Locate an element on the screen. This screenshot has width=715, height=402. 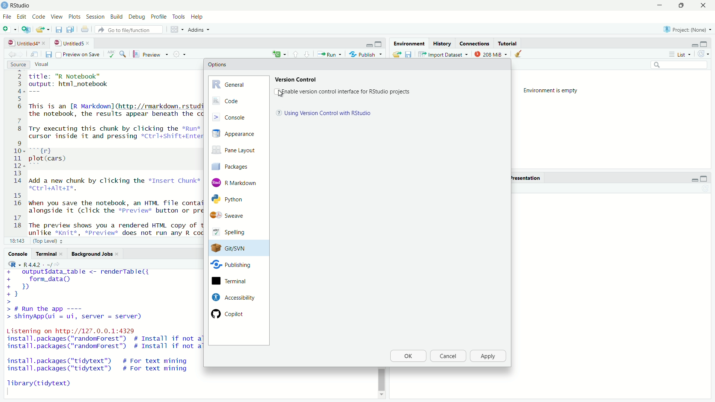
Project: (None)  is located at coordinates (685, 29).